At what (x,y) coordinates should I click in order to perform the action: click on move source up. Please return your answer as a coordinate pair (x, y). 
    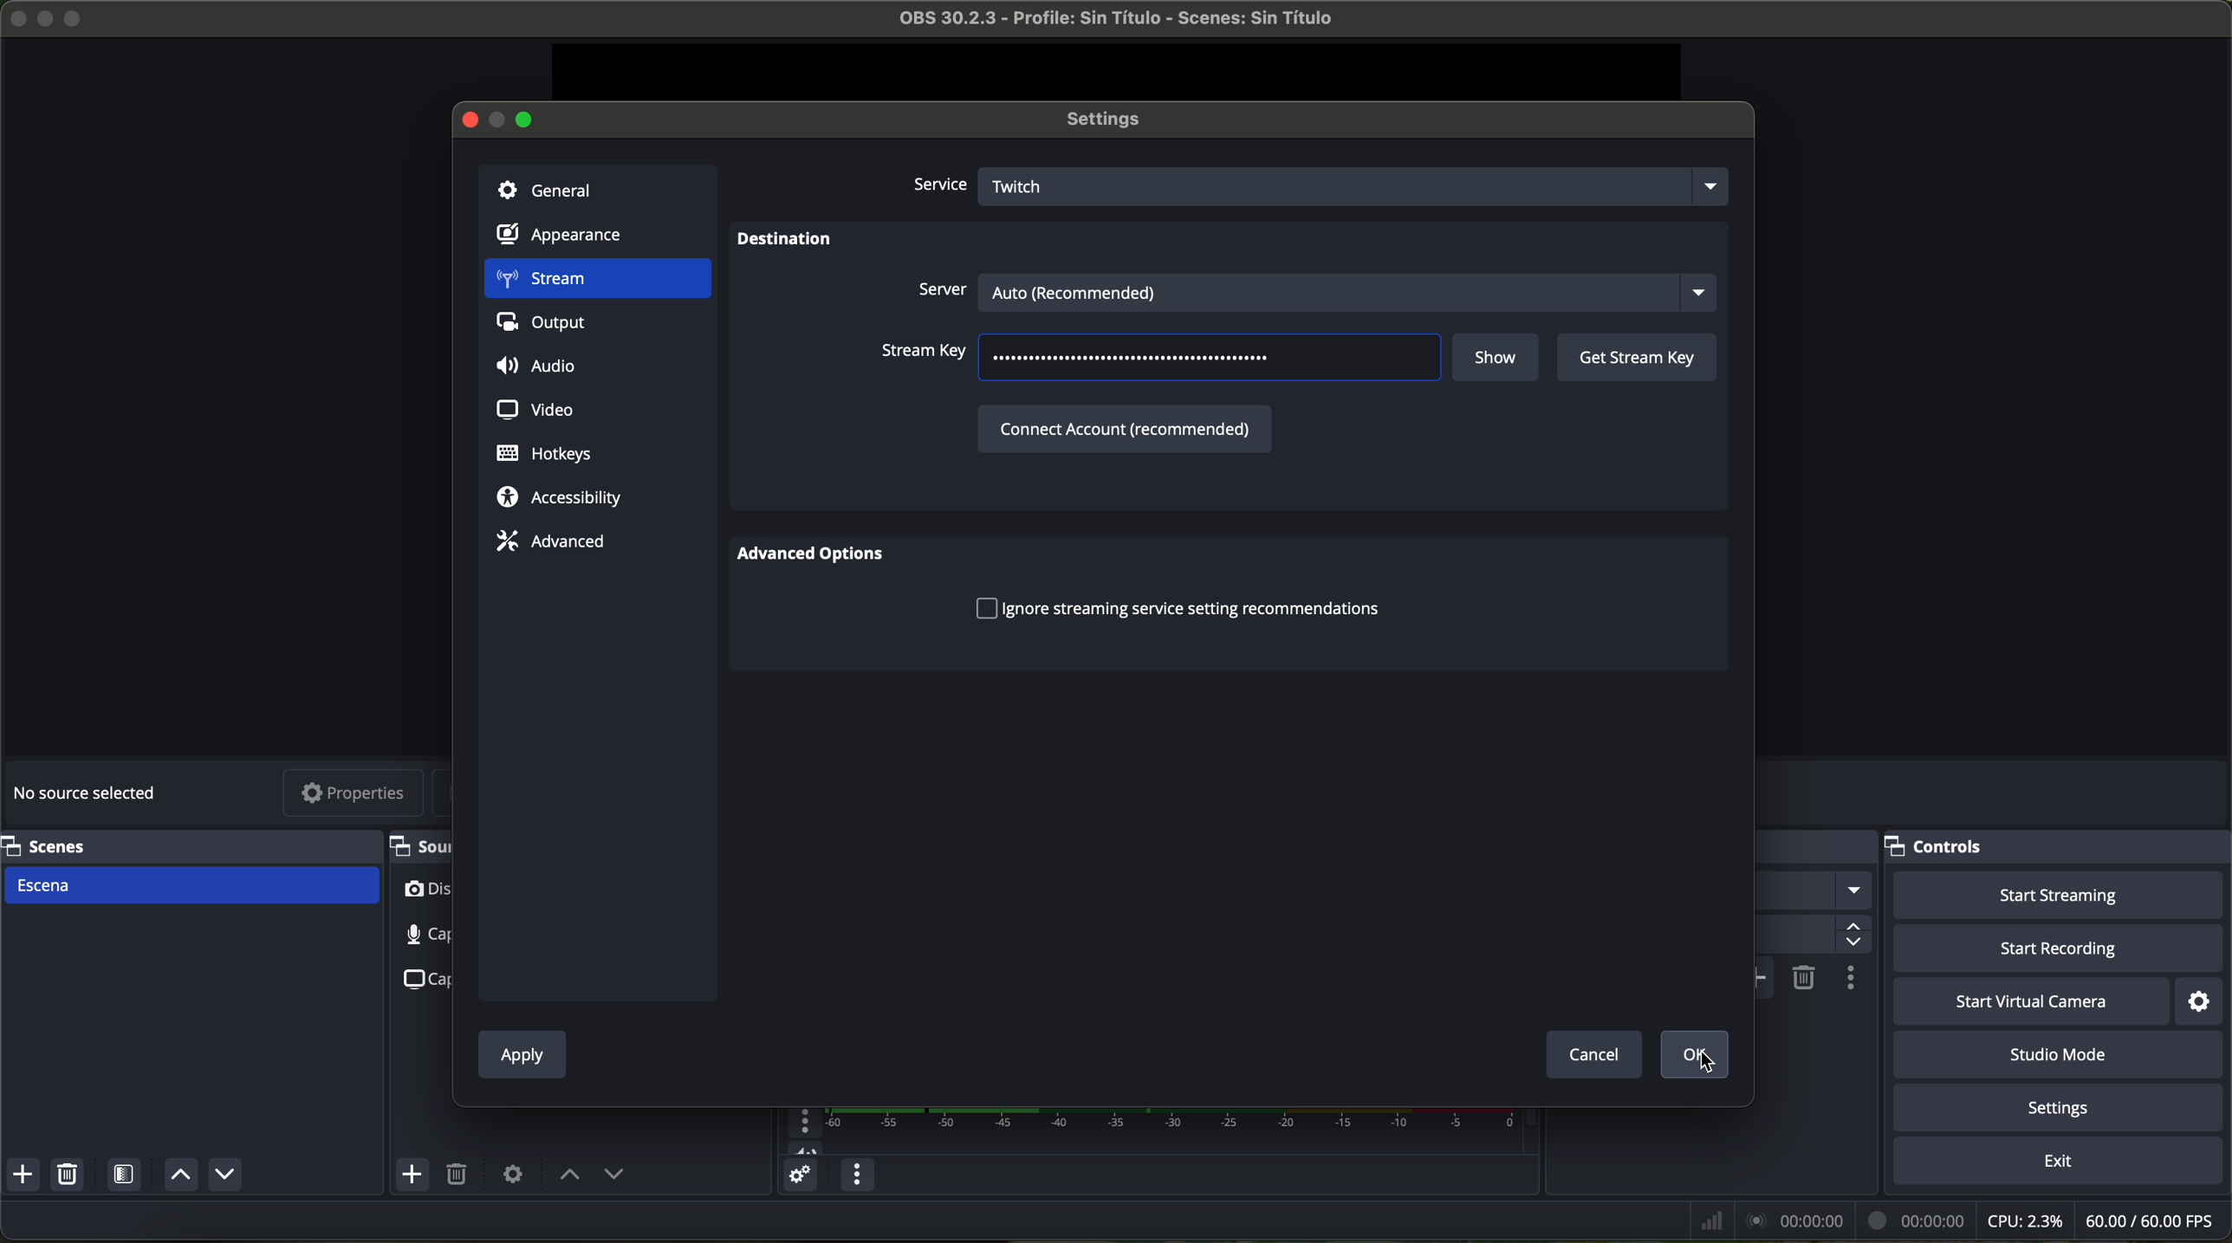
    Looking at the image, I should click on (570, 1175).